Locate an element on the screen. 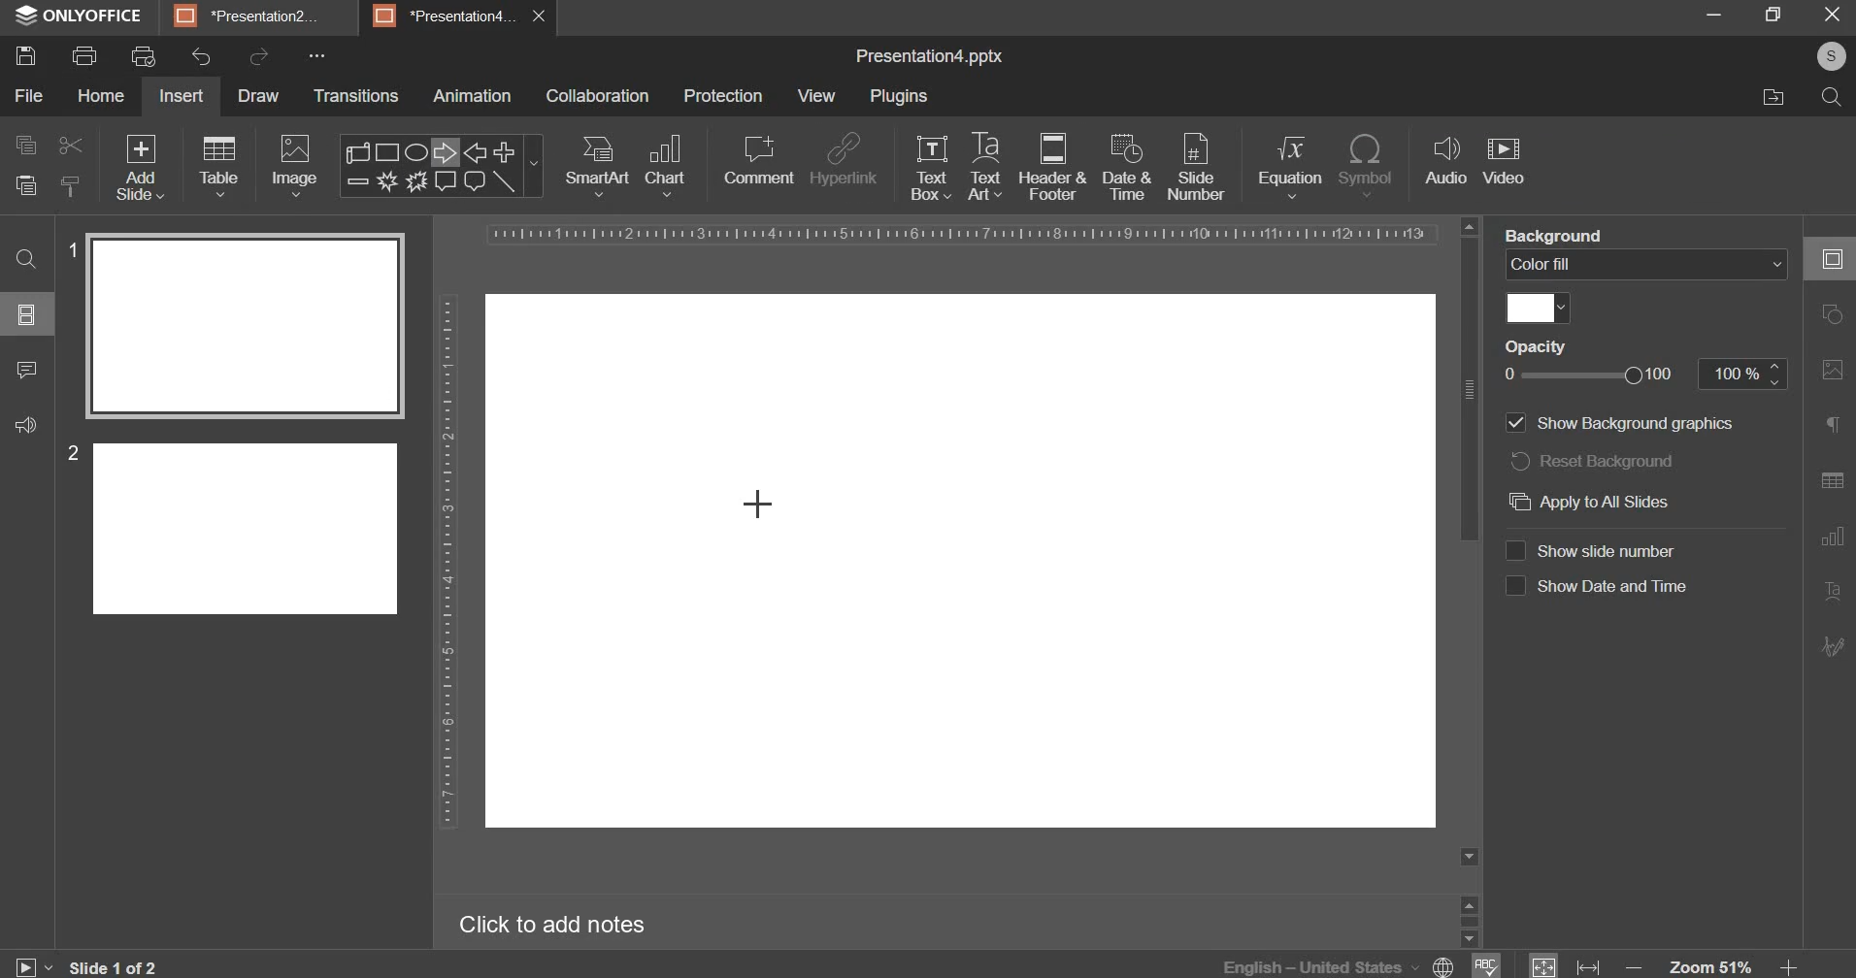 This screenshot has width=1856, height=978. BE] Presentation. is located at coordinates (253, 14).